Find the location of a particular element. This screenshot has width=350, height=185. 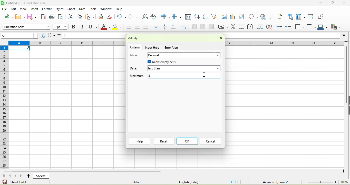

view is located at coordinates (24, 9).